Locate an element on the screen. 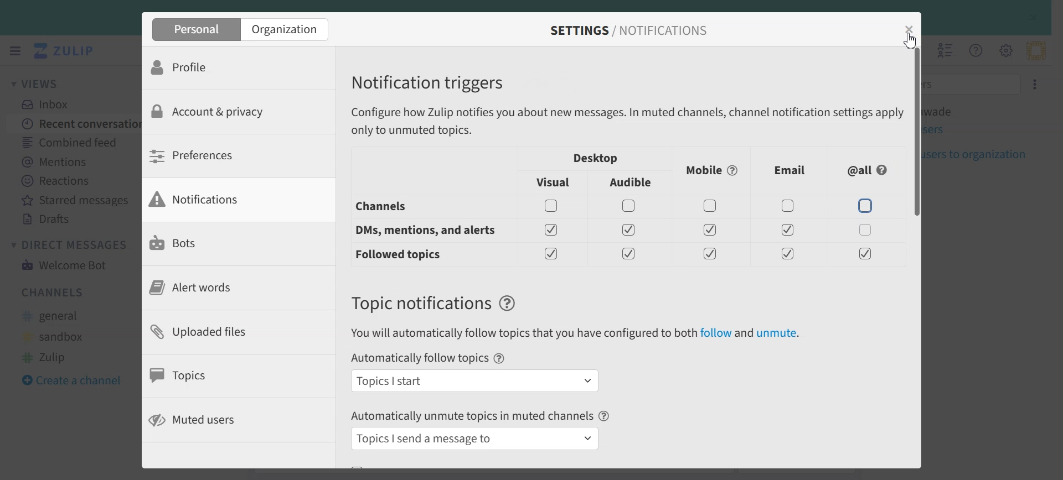 The width and height of the screenshot is (1063, 480). Audible is located at coordinates (632, 183).